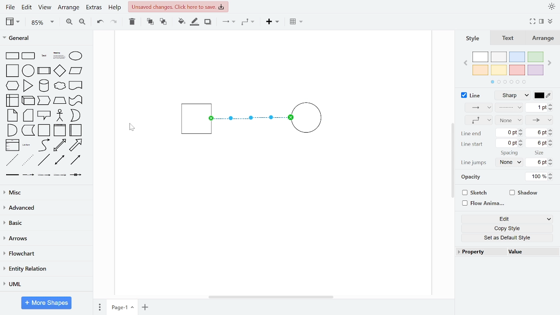 This screenshot has height=315, width=560. Describe the element at coordinates (524, 193) in the screenshot. I see `shadow` at that location.